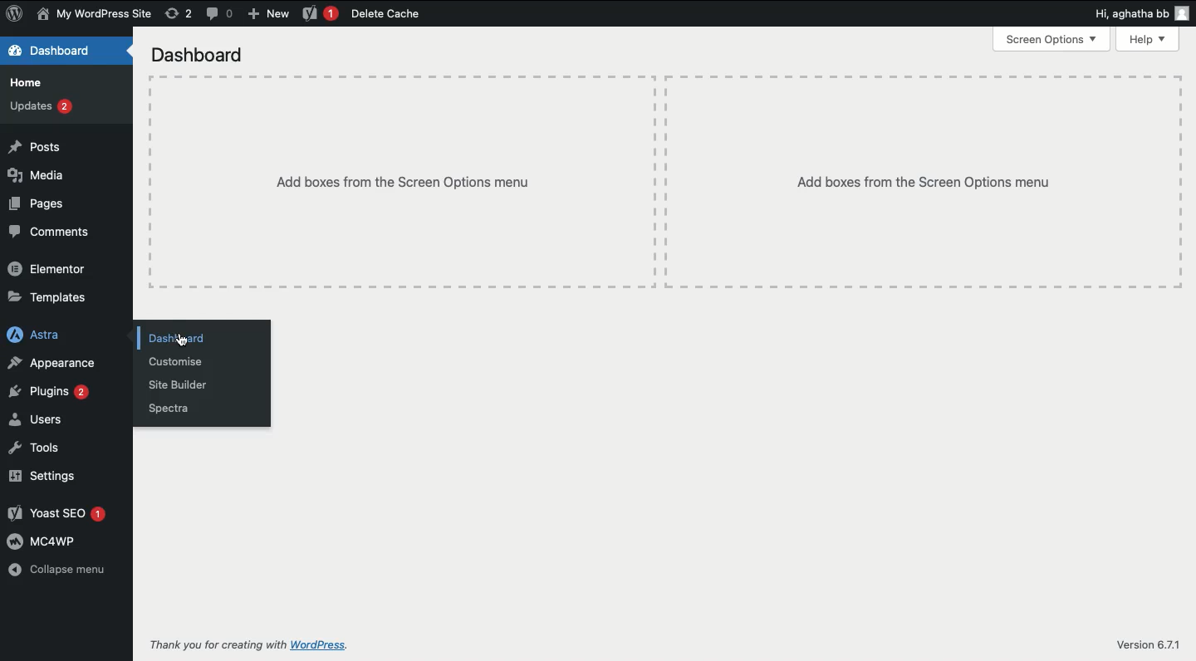 Image resolution: width=1196 pixels, height=661 pixels. Describe the element at coordinates (56, 363) in the screenshot. I see `Appearance` at that location.